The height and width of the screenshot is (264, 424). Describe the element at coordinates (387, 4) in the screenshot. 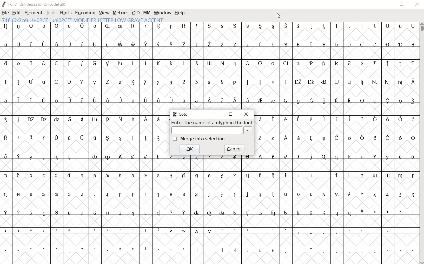

I see `minimize` at that location.